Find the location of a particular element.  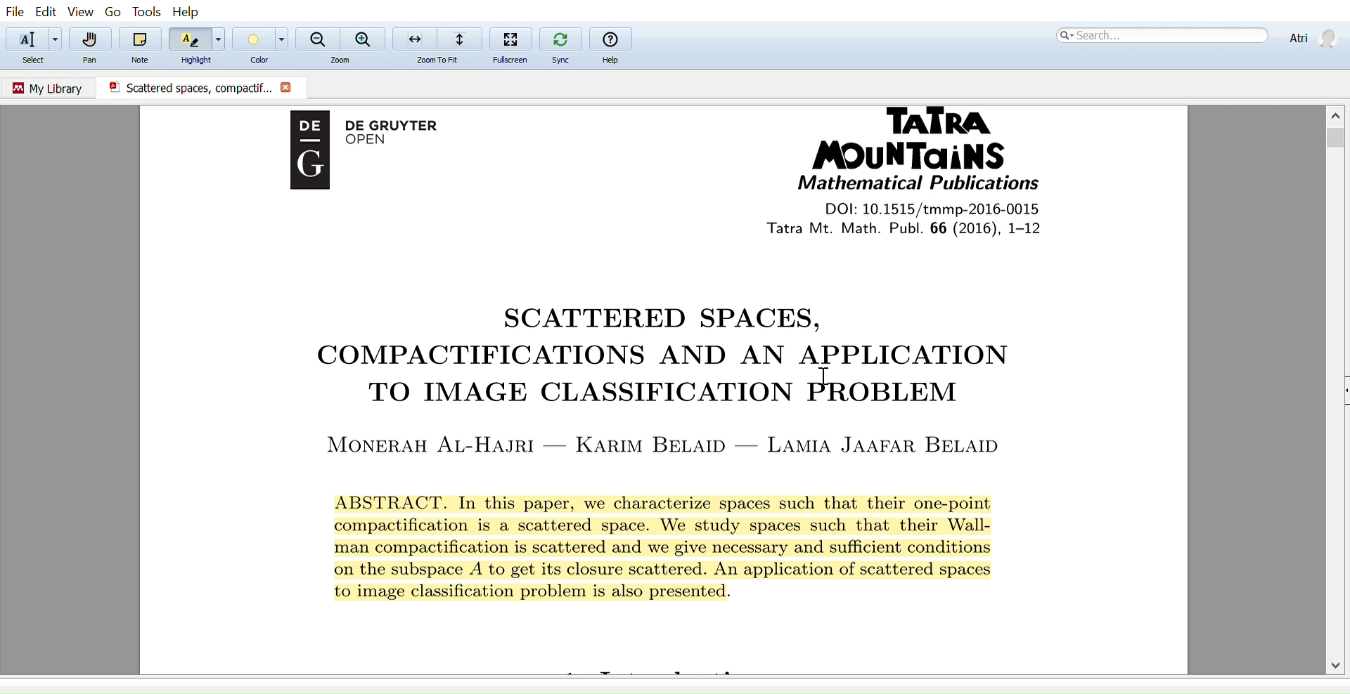

DOI: 10.1515/tmmp-2016-0015 is located at coordinates (927, 208).